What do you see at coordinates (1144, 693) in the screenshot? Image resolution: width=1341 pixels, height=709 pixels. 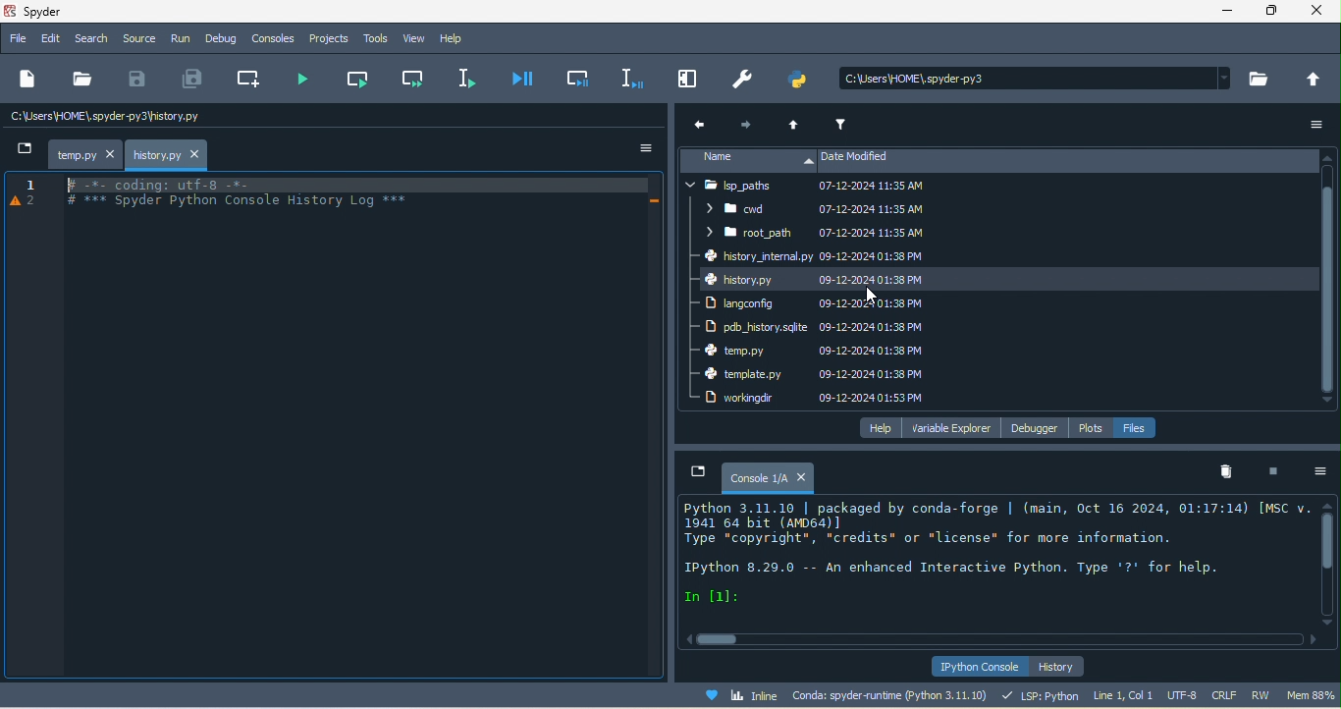 I see `line 1, col 1 utf 8` at bounding box center [1144, 693].